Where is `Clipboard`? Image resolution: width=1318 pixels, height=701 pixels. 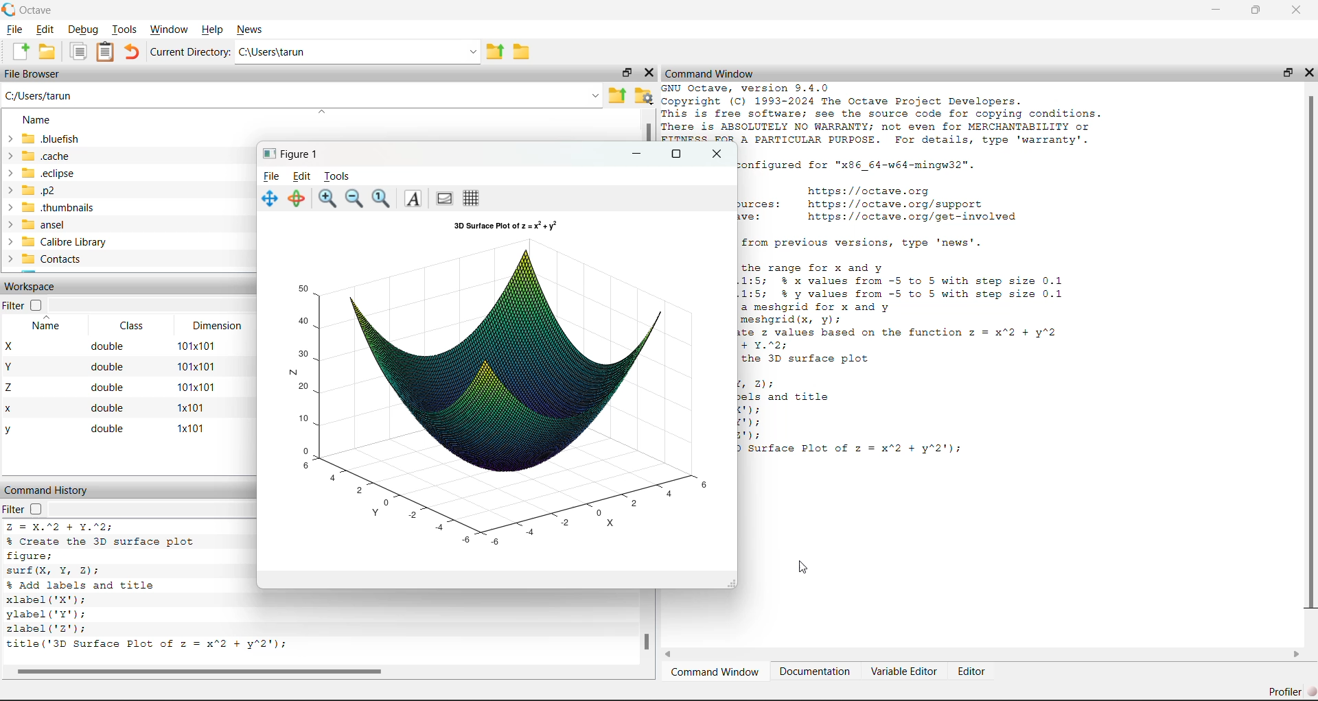
Clipboard is located at coordinates (104, 51).